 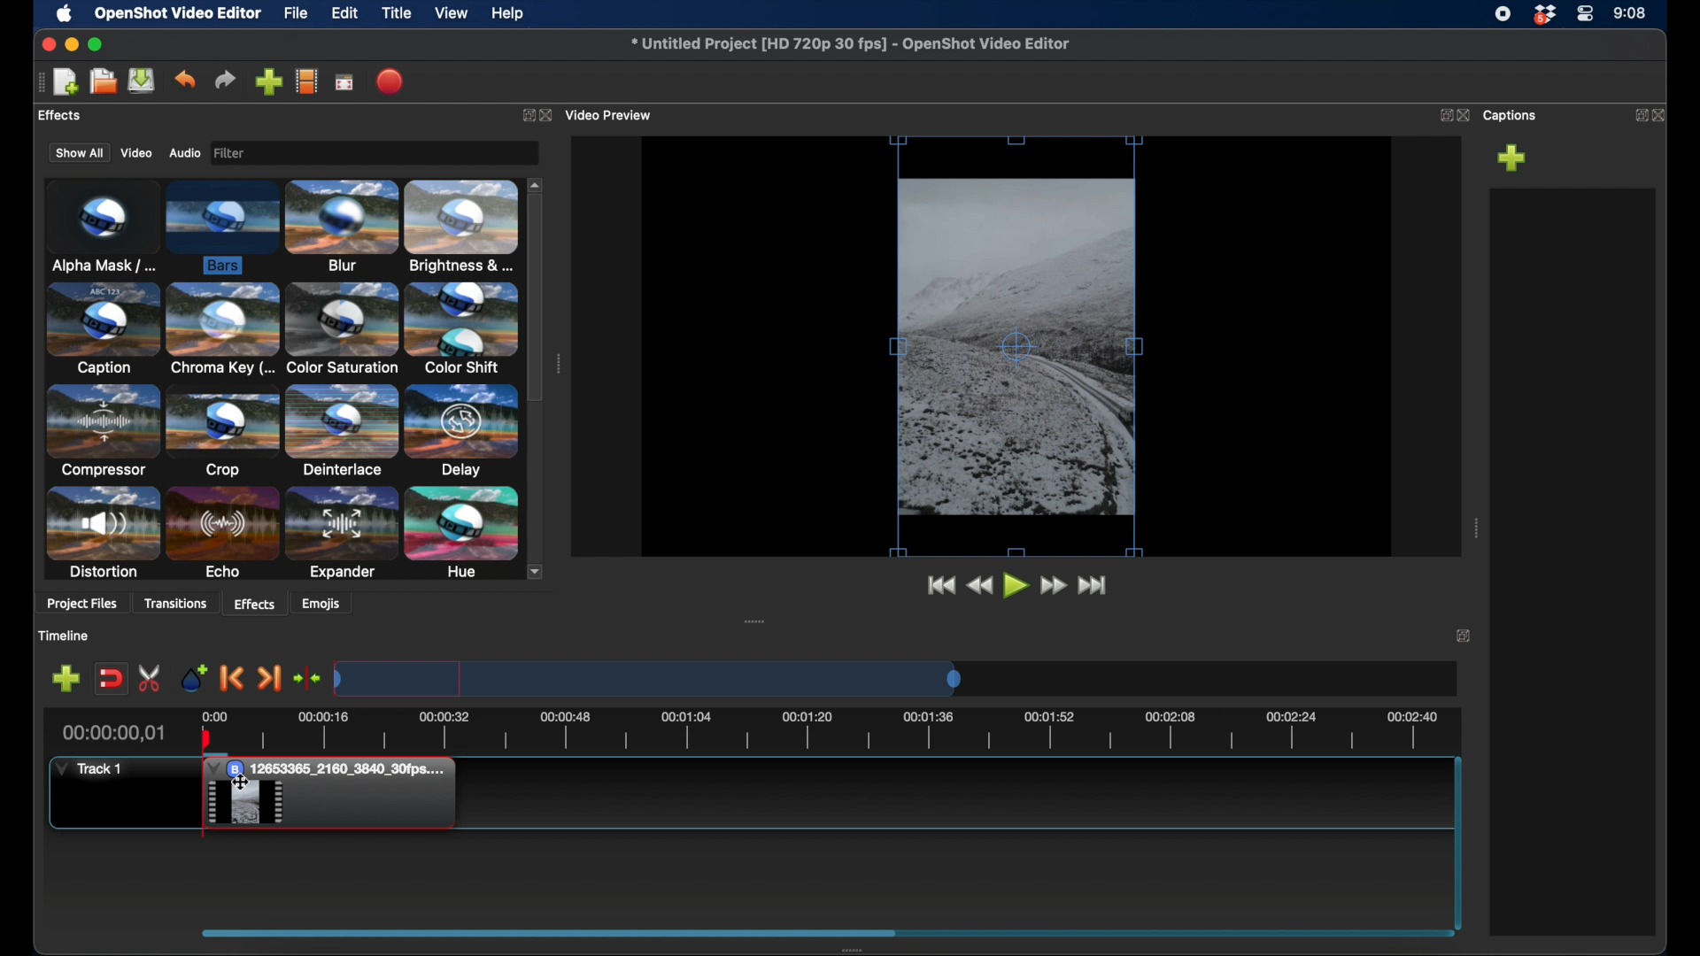 What do you see at coordinates (110, 679) in the screenshot?
I see `disable snapping` at bounding box center [110, 679].